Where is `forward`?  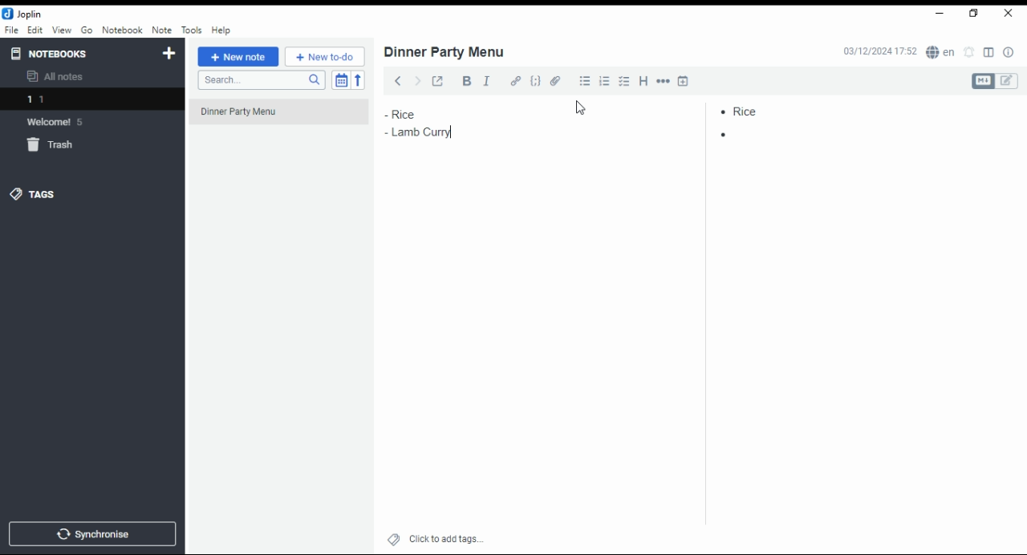
forward is located at coordinates (416, 79).